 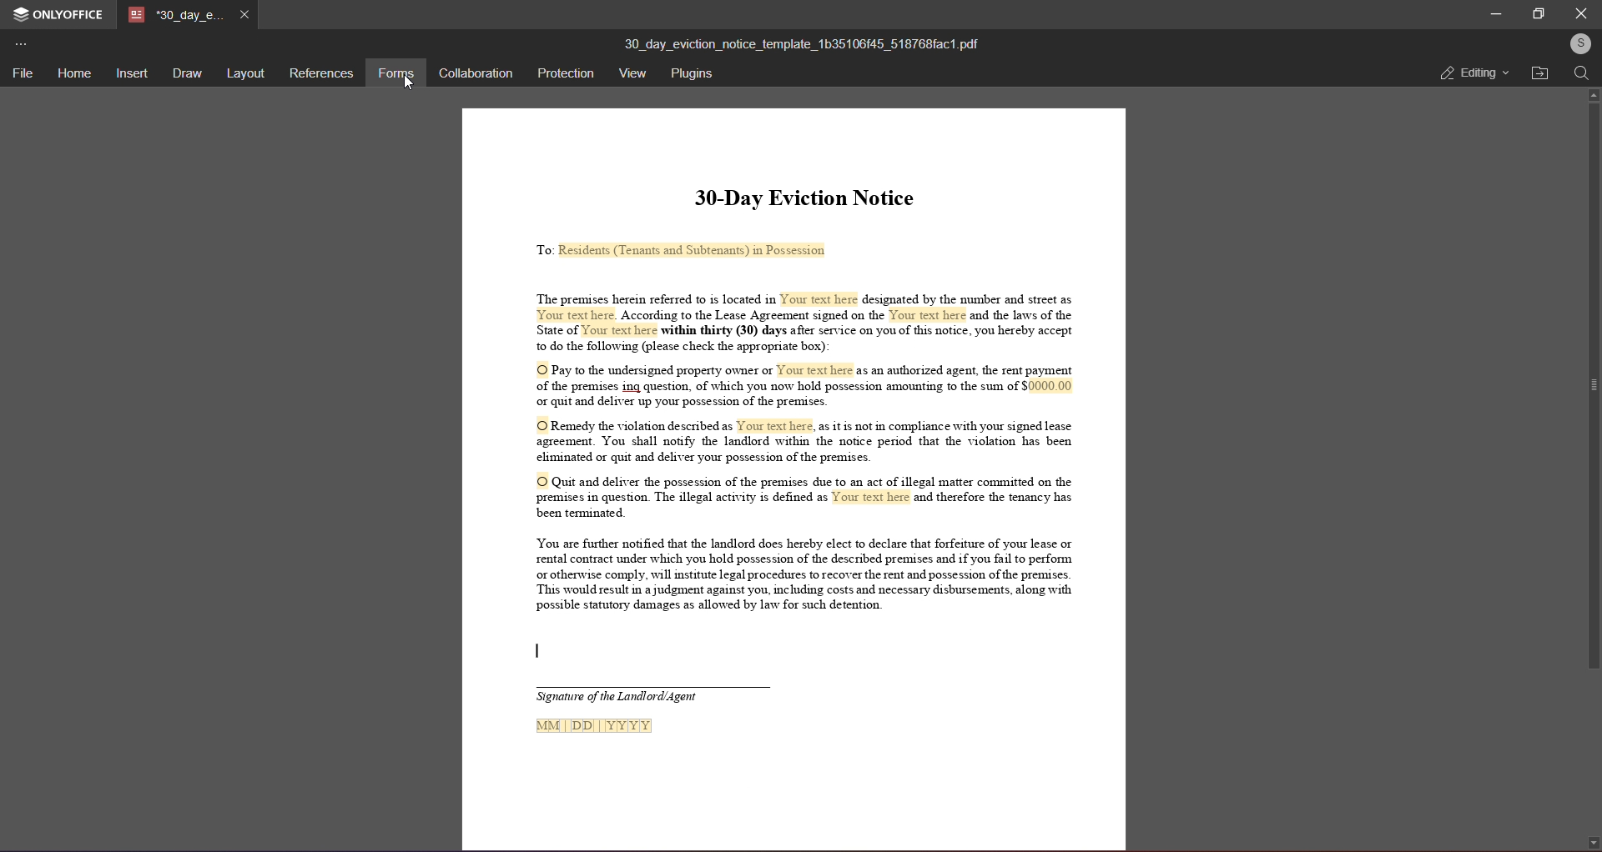 What do you see at coordinates (796, 479) in the screenshot?
I see `This is a 30 day eviction notice informing tenants that they must either pay overdue rent,correct a lease violation, or vacate the premises due to illegal activity. Failure to comply will result in legal actions.` at bounding box center [796, 479].